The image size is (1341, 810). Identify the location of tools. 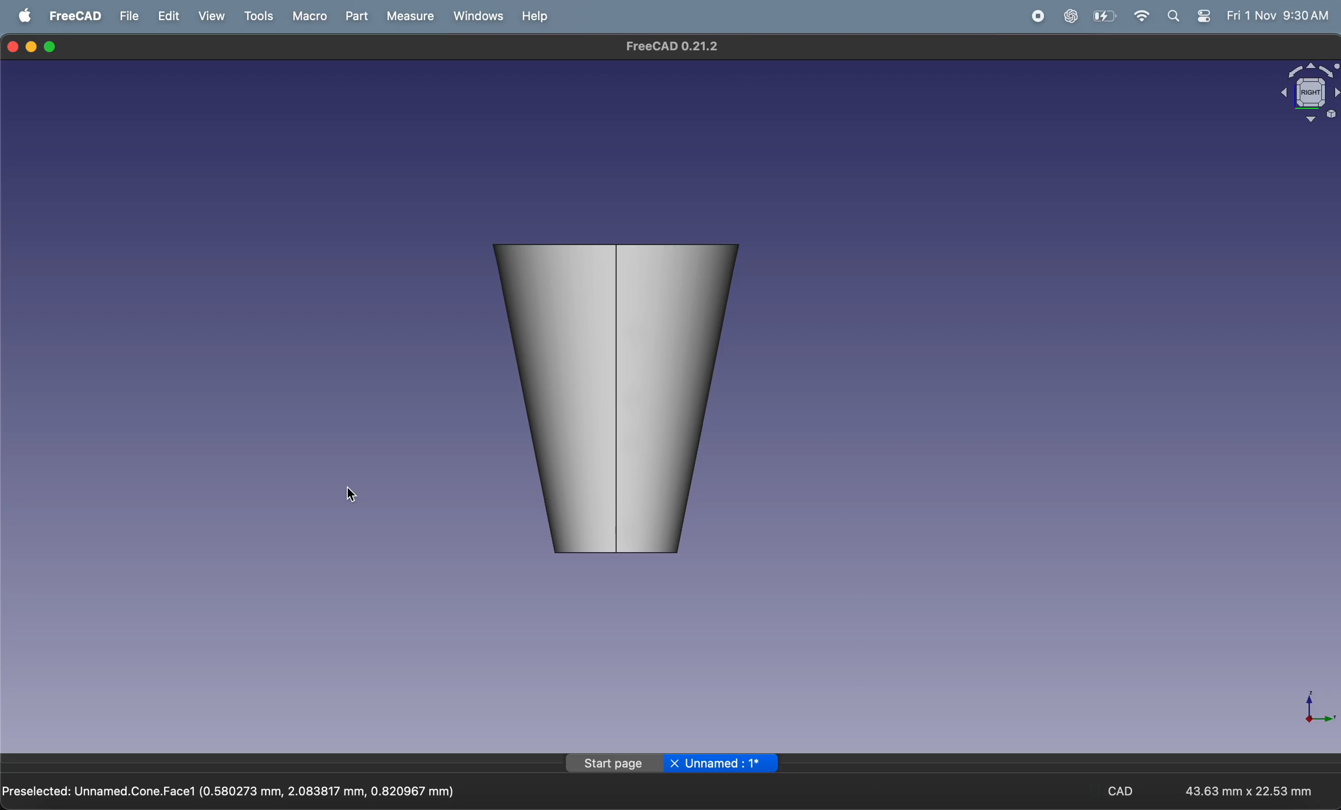
(259, 16).